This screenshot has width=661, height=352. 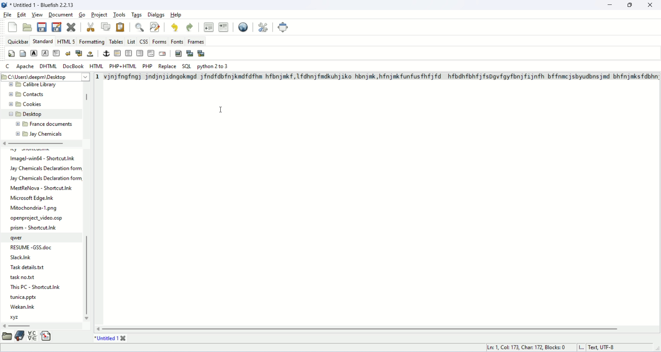 What do you see at coordinates (44, 5) in the screenshot?
I see `Untitled 1 - Bluefish 2.2.13` at bounding box center [44, 5].